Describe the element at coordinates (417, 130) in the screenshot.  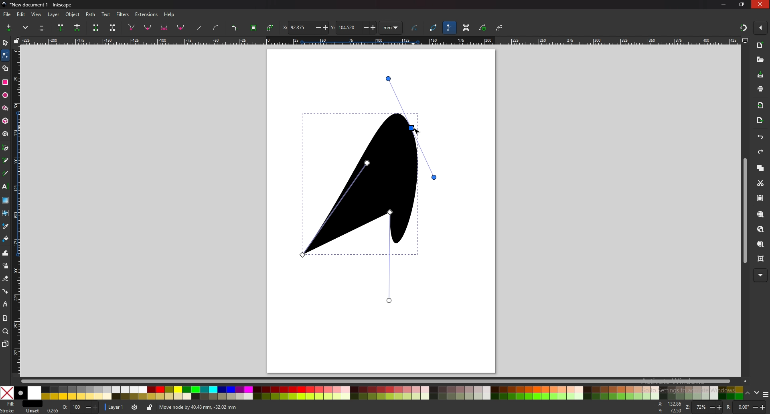
I see `cursor` at that location.